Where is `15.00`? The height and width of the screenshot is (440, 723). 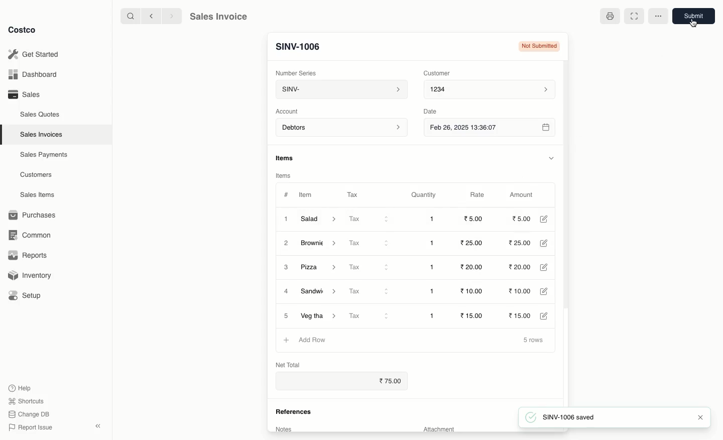
15.00 is located at coordinates (520, 316).